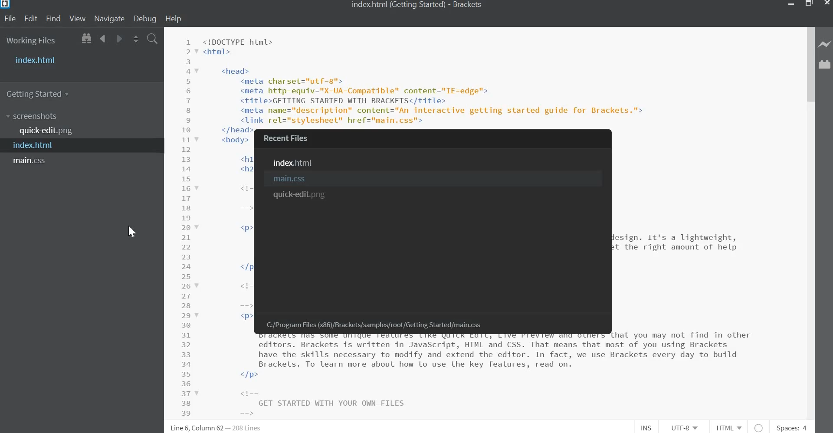  Describe the element at coordinates (248, 428) in the screenshot. I see `lines` at that location.